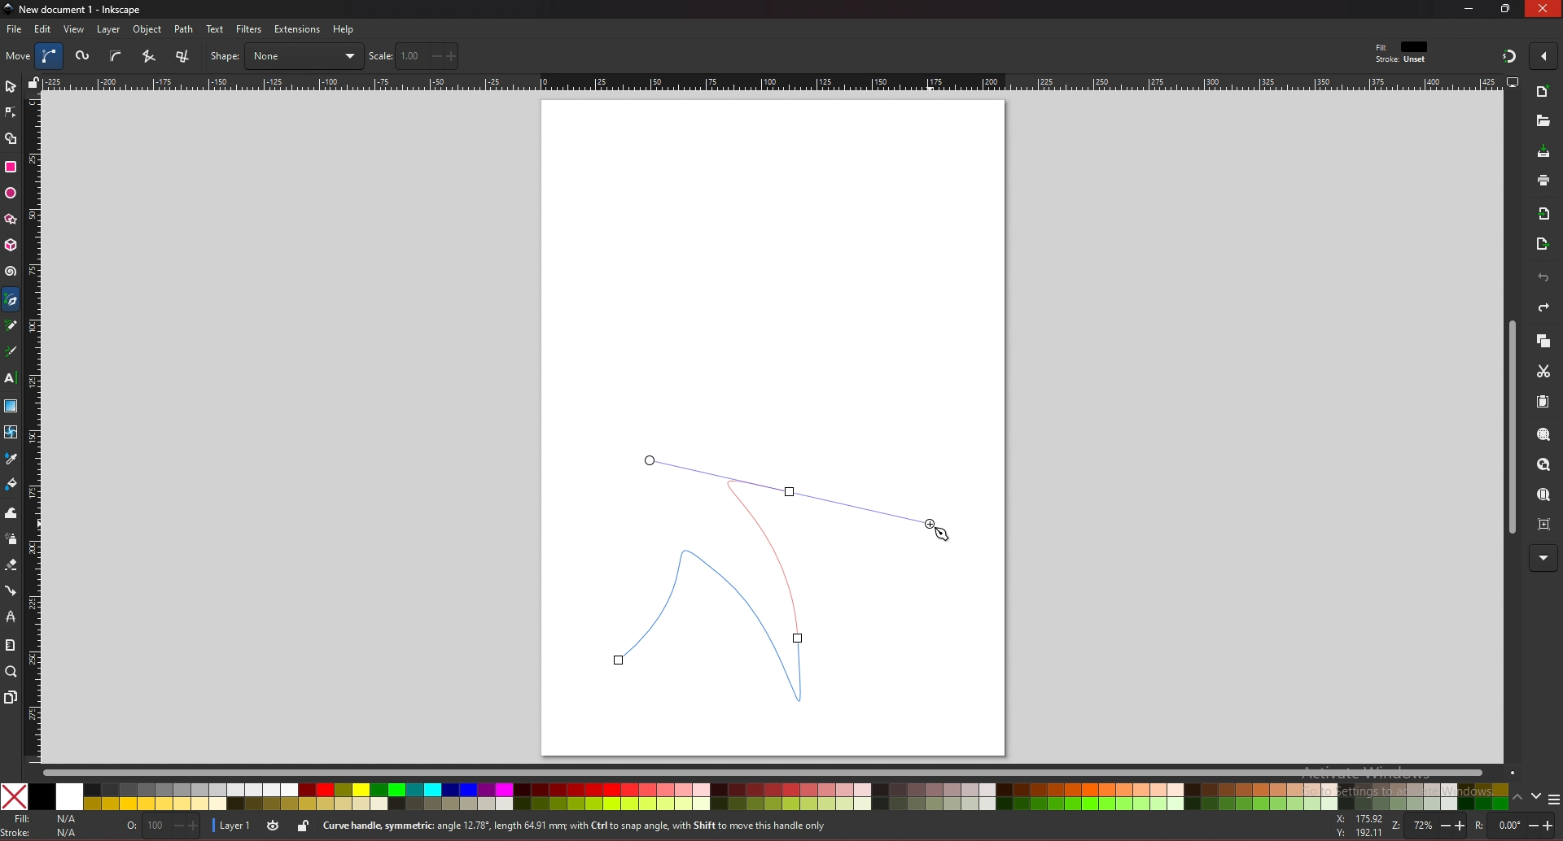  What do you see at coordinates (1469, 8) in the screenshot?
I see `minimize` at bounding box center [1469, 8].